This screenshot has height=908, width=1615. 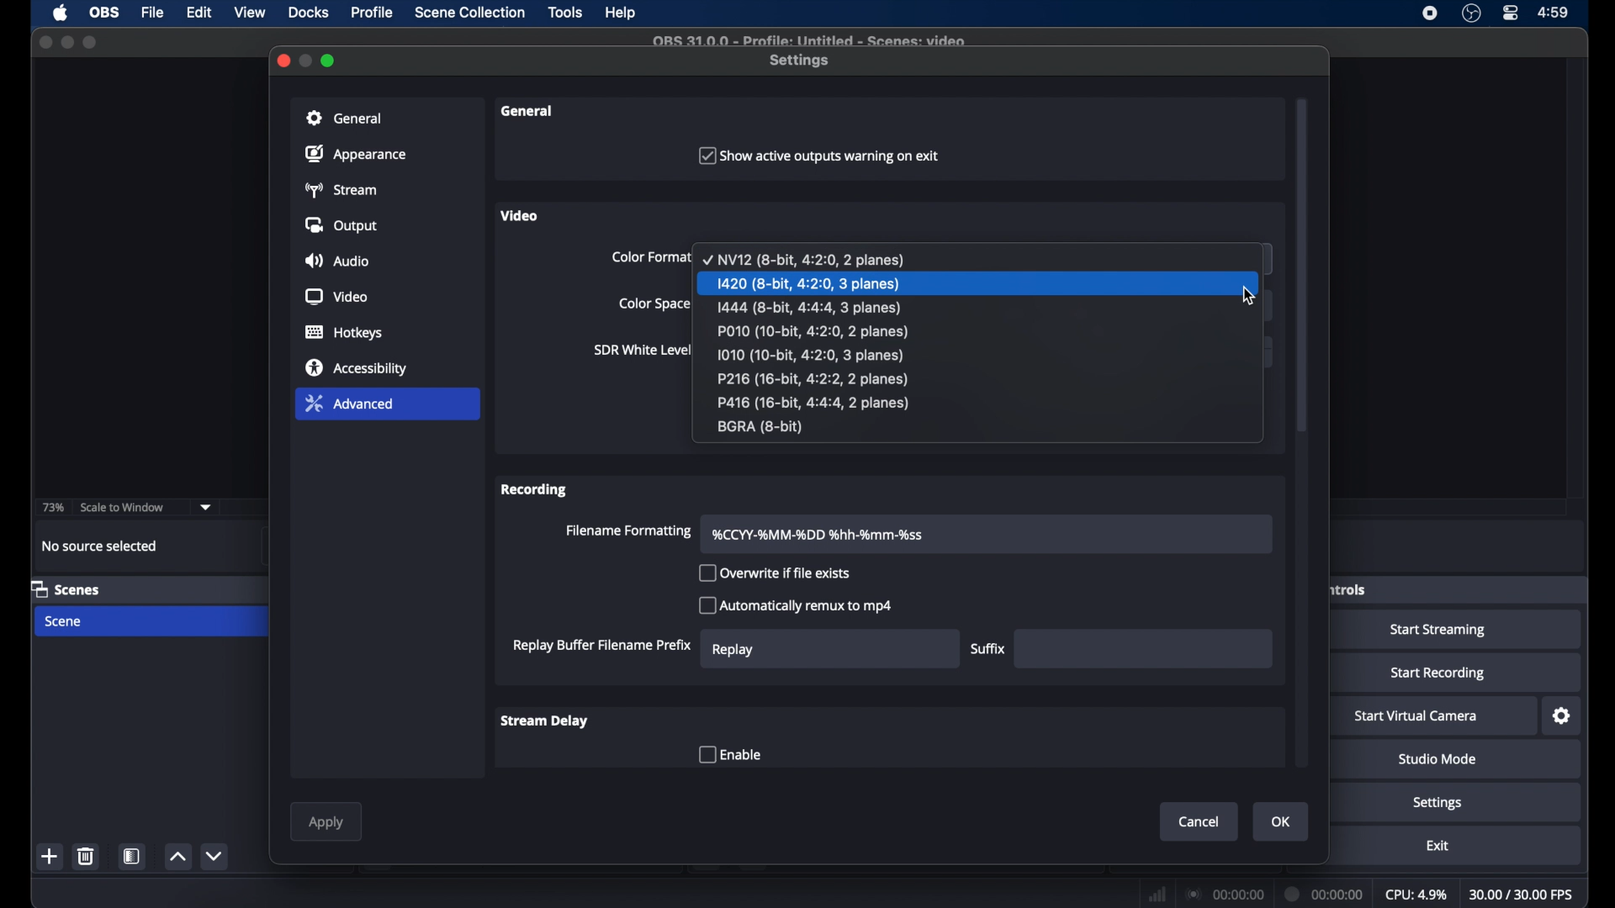 I want to click on maximize, so click(x=329, y=61).